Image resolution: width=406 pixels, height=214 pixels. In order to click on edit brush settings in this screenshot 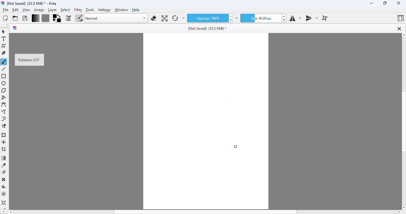, I will do `click(68, 18)`.